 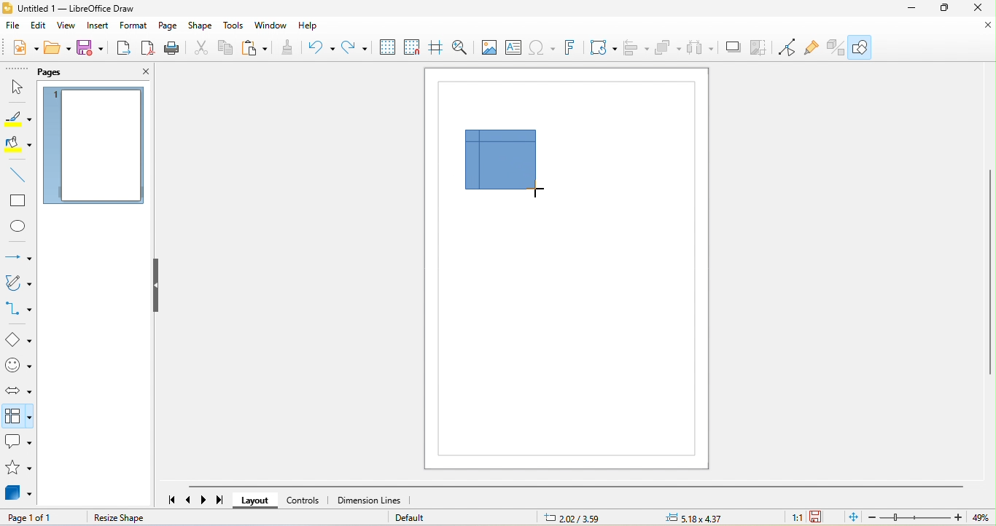 What do you see at coordinates (946, 10) in the screenshot?
I see `maximize` at bounding box center [946, 10].